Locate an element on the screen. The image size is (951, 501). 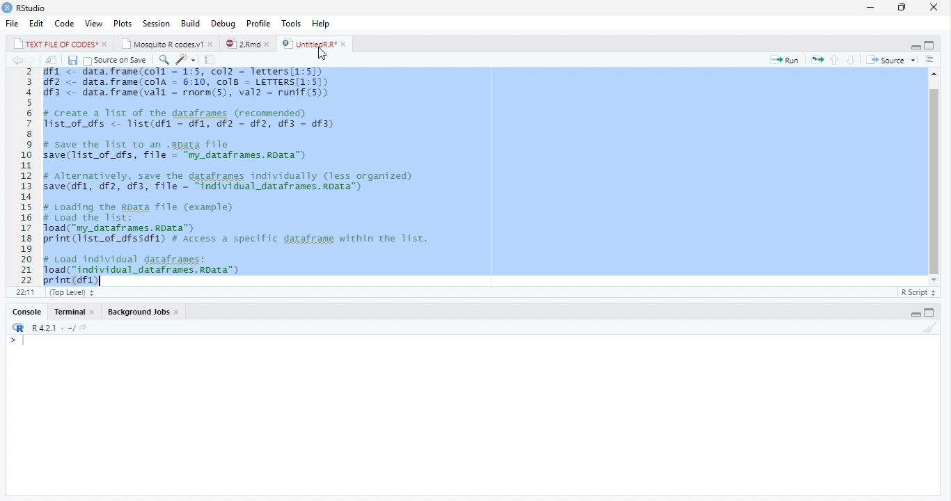
UntitiedR.R is located at coordinates (315, 44).